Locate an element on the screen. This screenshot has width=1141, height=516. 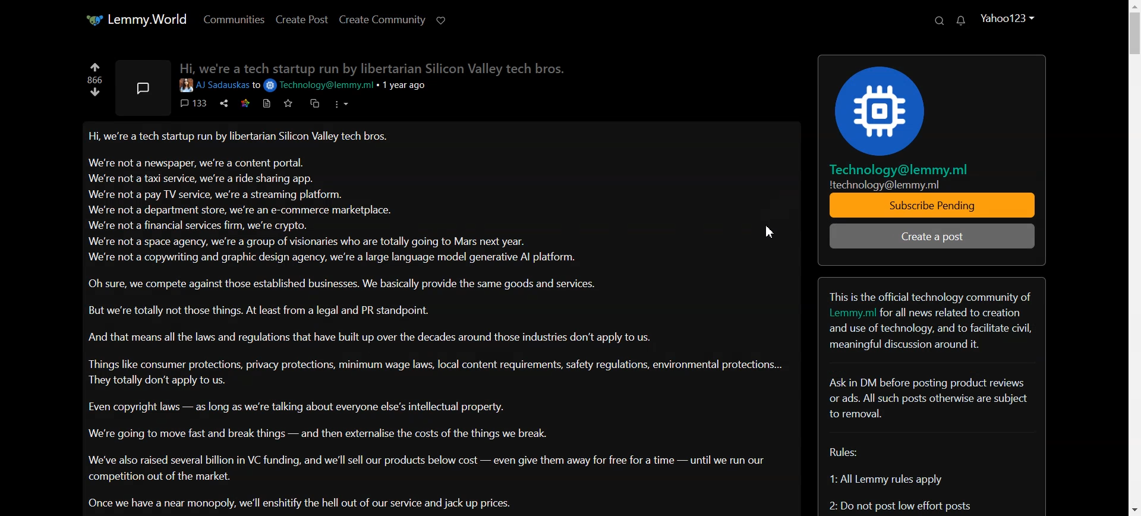
Hi, we're a tech startup run by libertarian silicon valley tech bros. is located at coordinates (371, 67).